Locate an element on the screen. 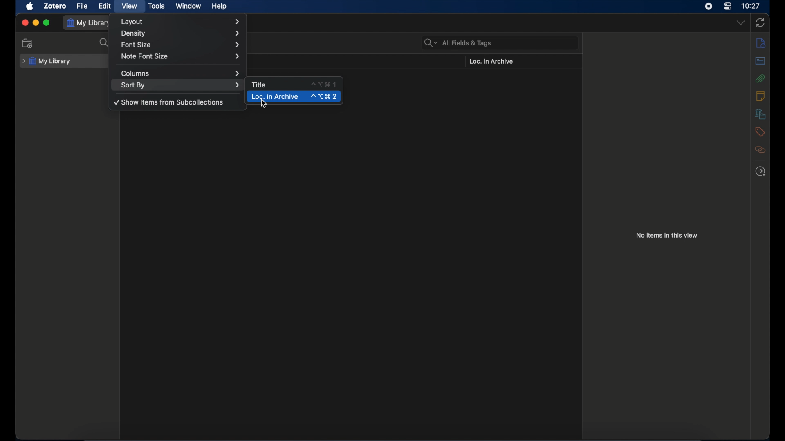  loc. in archive is located at coordinates (491, 61).